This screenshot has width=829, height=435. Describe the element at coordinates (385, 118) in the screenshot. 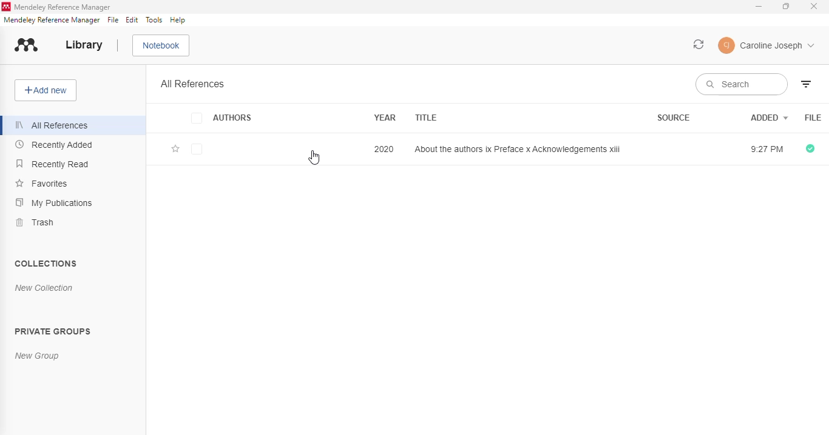

I see `year` at that location.